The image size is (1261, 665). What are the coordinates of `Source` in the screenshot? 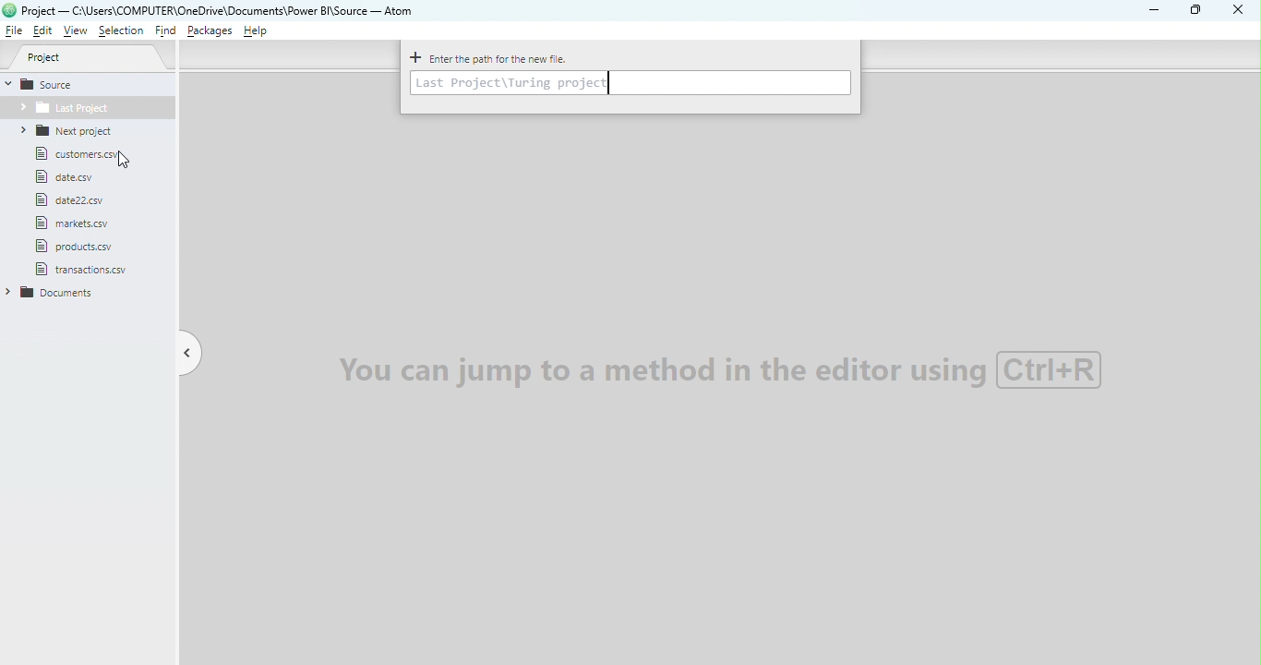 It's located at (54, 85).